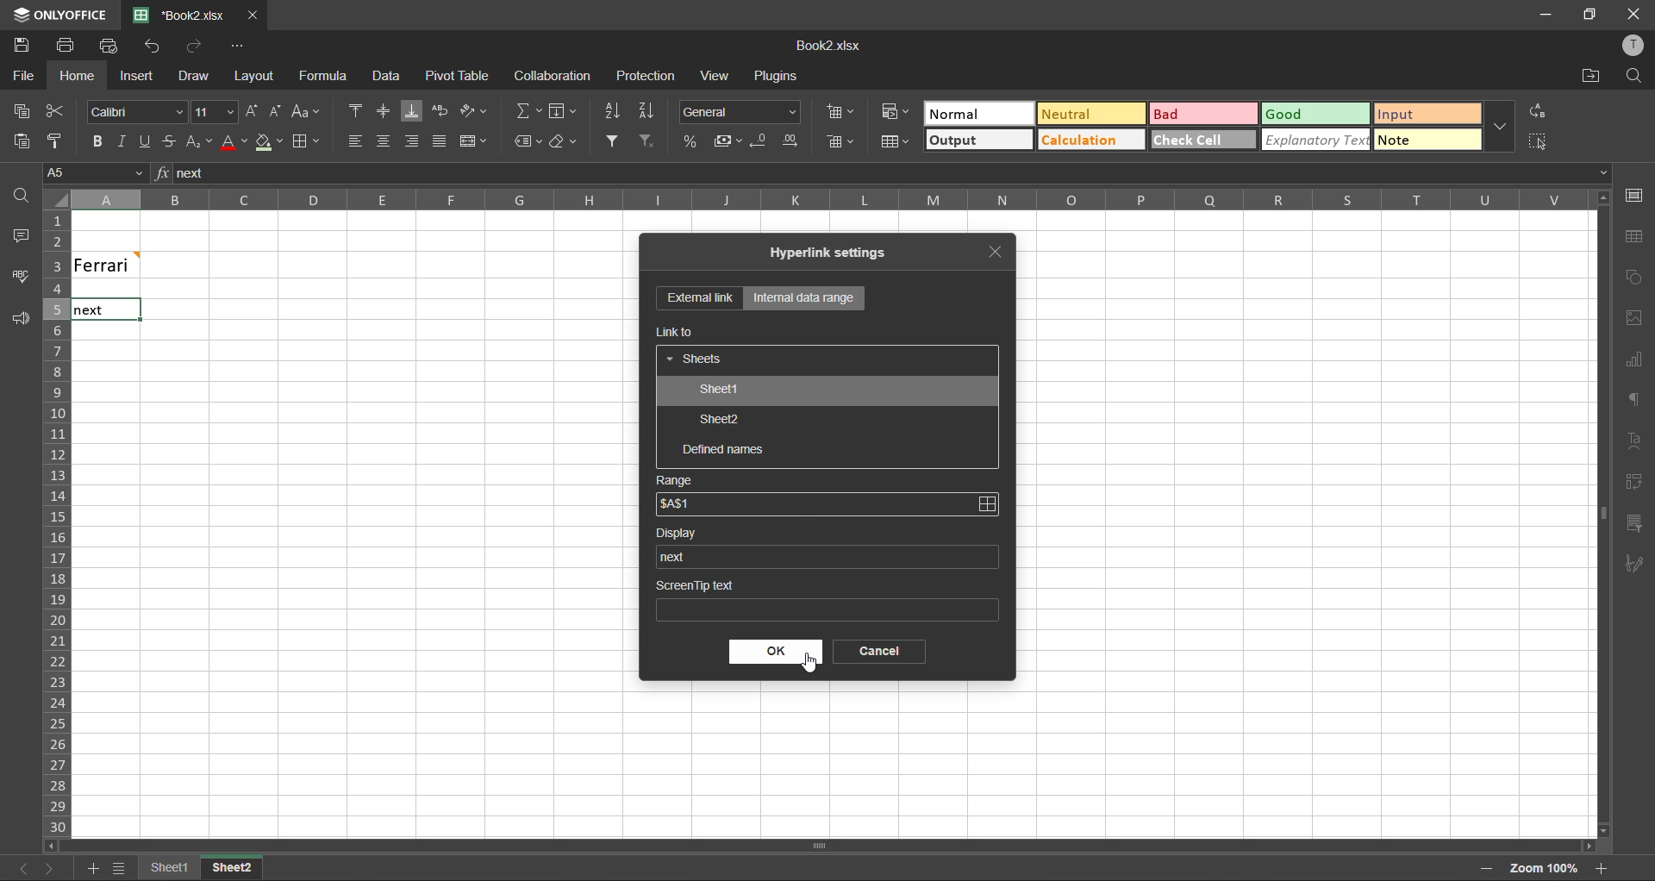 The image size is (1655, 881). Describe the element at coordinates (1537, 143) in the screenshot. I see `select all` at that location.